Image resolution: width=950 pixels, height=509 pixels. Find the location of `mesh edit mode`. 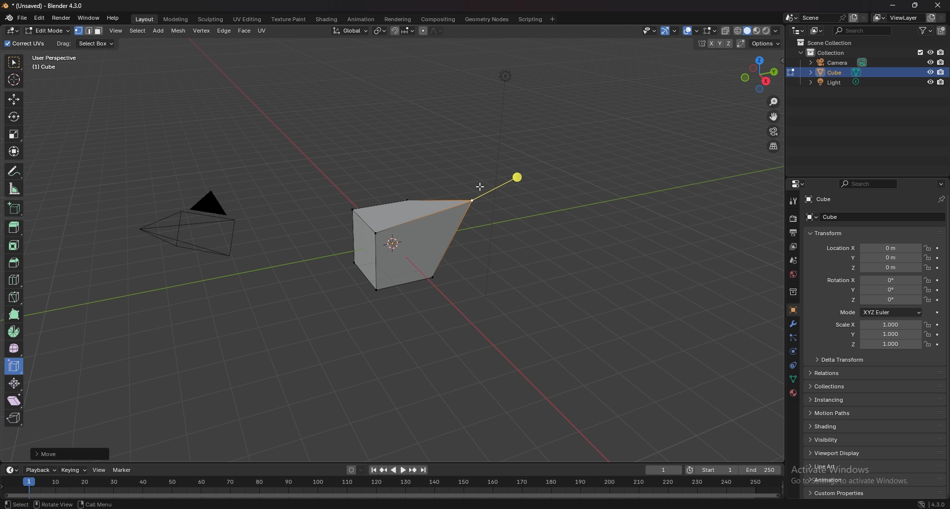

mesh edit mode is located at coordinates (709, 31).